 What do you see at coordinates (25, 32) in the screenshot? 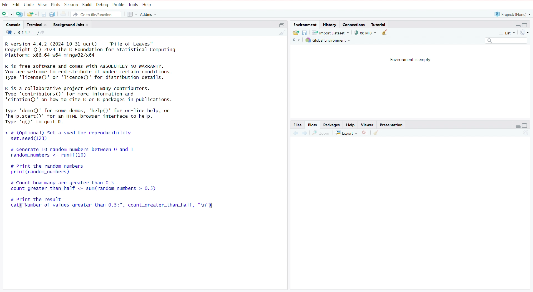
I see `R442. ~/` at bounding box center [25, 32].